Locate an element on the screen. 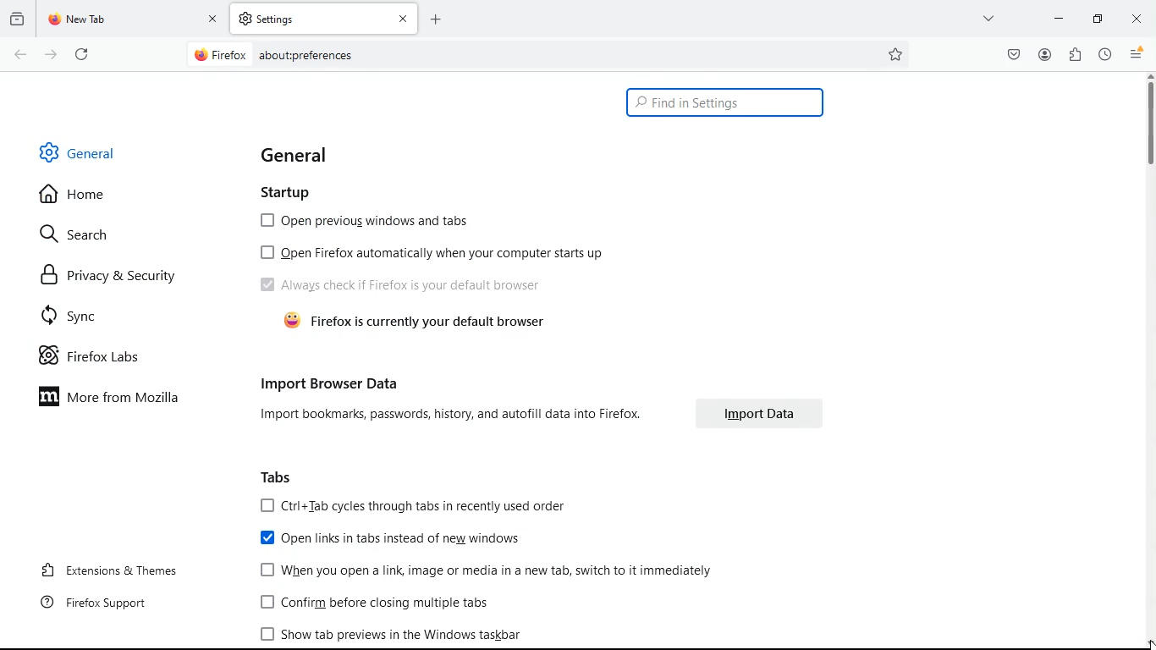 Image resolution: width=1156 pixels, height=650 pixels. tabs is located at coordinates (278, 476).